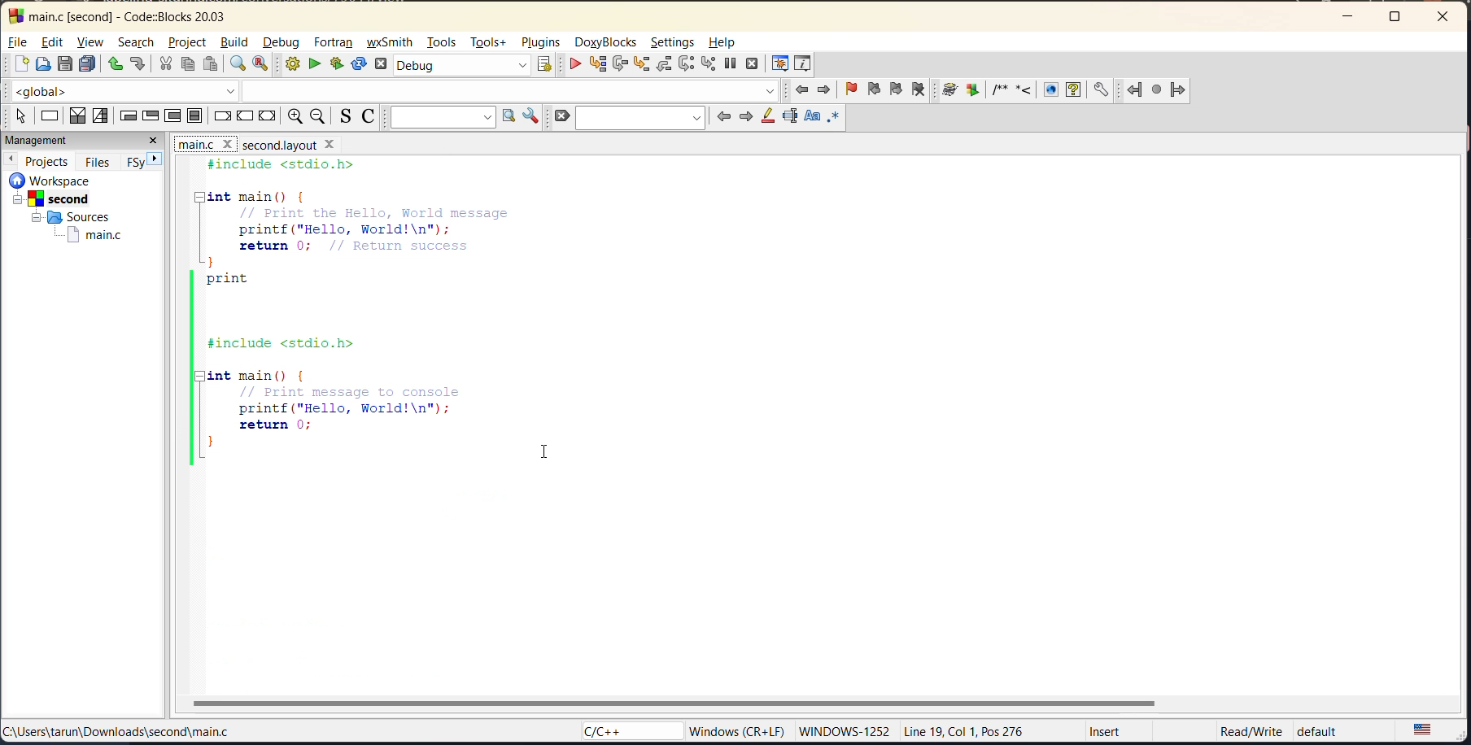 This screenshot has width=1471, height=745. What do you see at coordinates (855, 89) in the screenshot?
I see `toggle bookmark` at bounding box center [855, 89].